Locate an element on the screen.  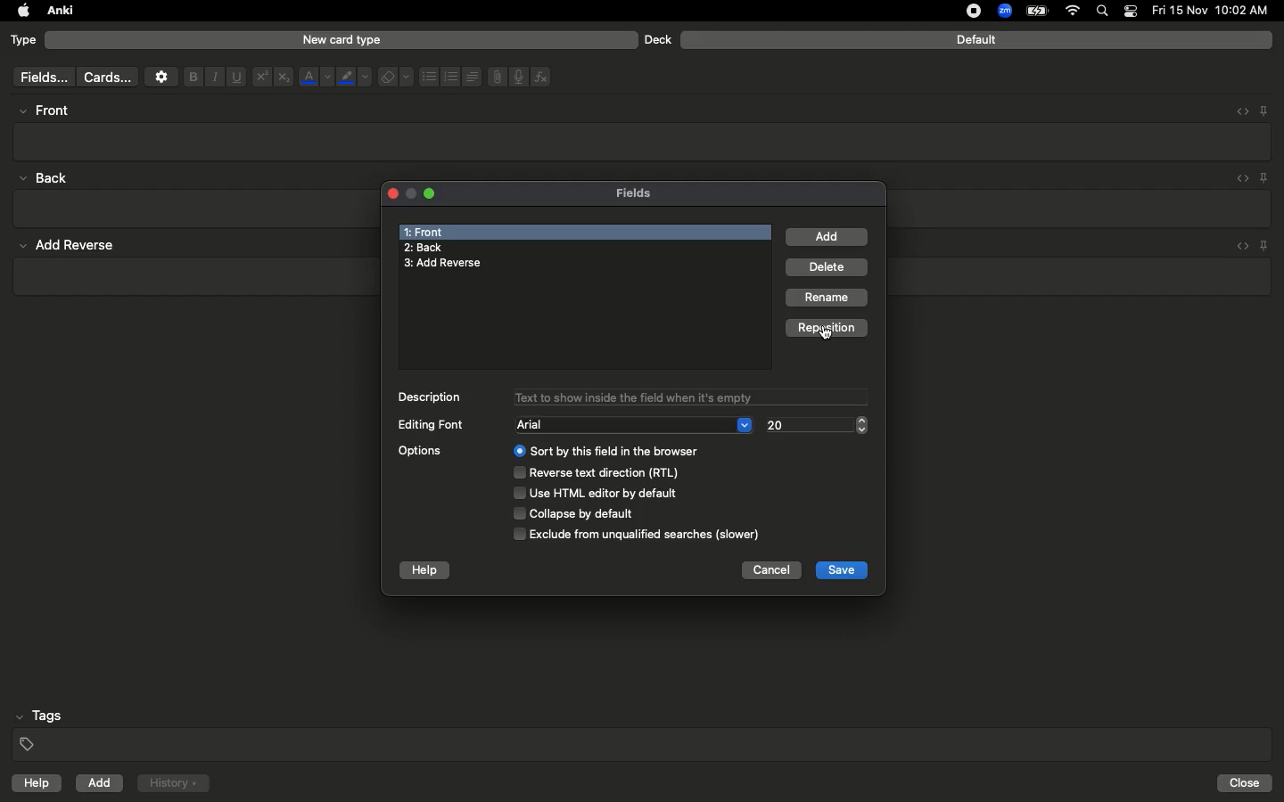
Anki is located at coordinates (59, 12).